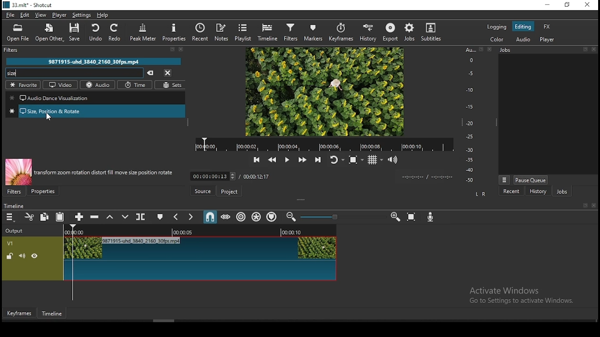  Describe the element at coordinates (152, 73) in the screenshot. I see `clear searches` at that location.